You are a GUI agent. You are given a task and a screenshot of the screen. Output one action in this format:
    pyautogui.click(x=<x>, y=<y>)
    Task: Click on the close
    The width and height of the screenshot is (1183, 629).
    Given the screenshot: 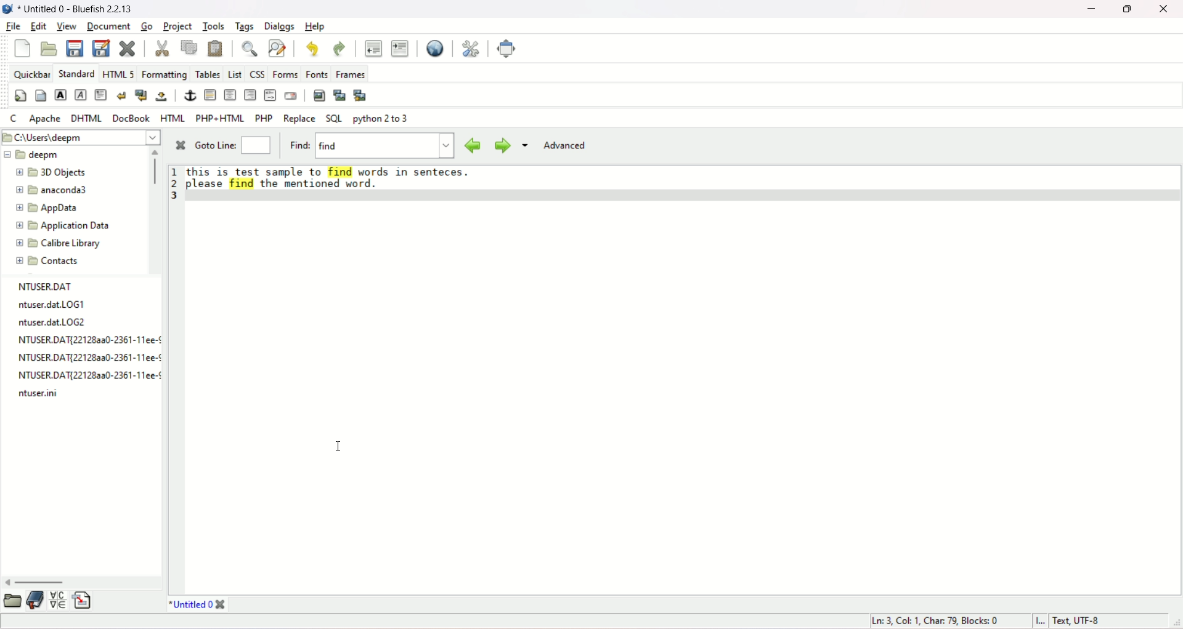 What is the action you would take?
    pyautogui.click(x=180, y=145)
    